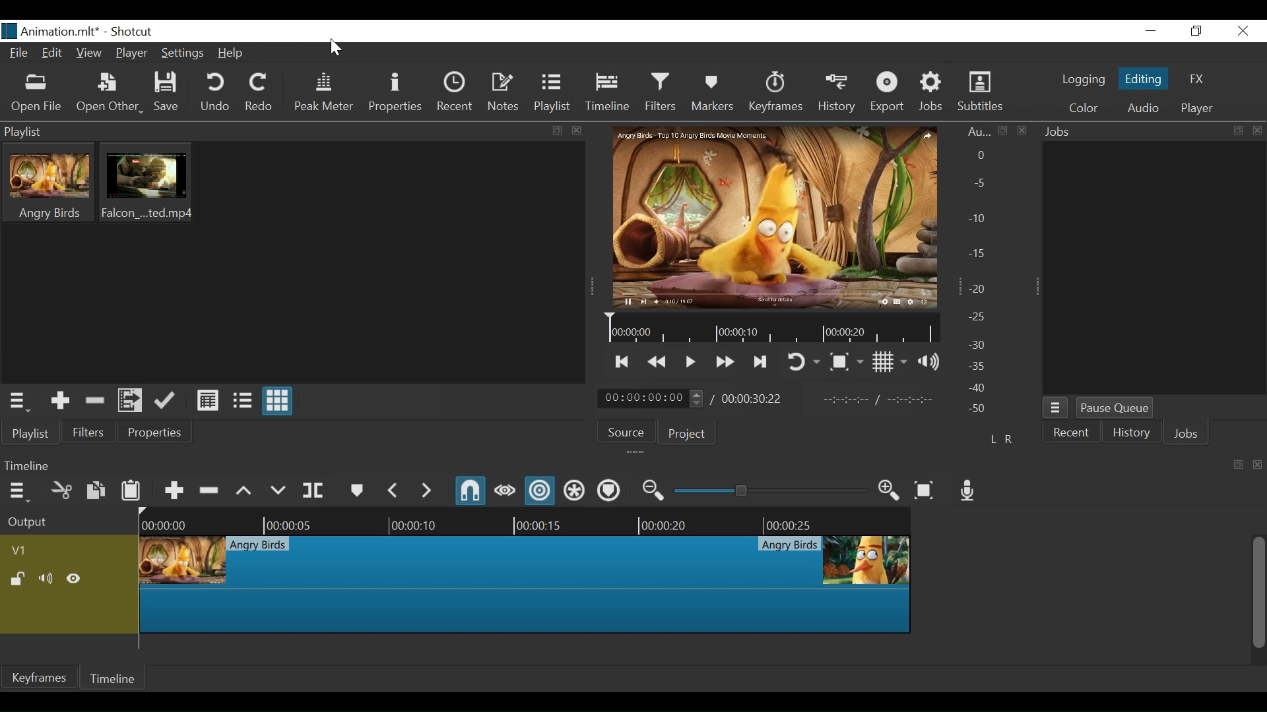 Image resolution: width=1267 pixels, height=712 pixels. Describe the element at coordinates (754, 399) in the screenshot. I see `Total Duration` at that location.